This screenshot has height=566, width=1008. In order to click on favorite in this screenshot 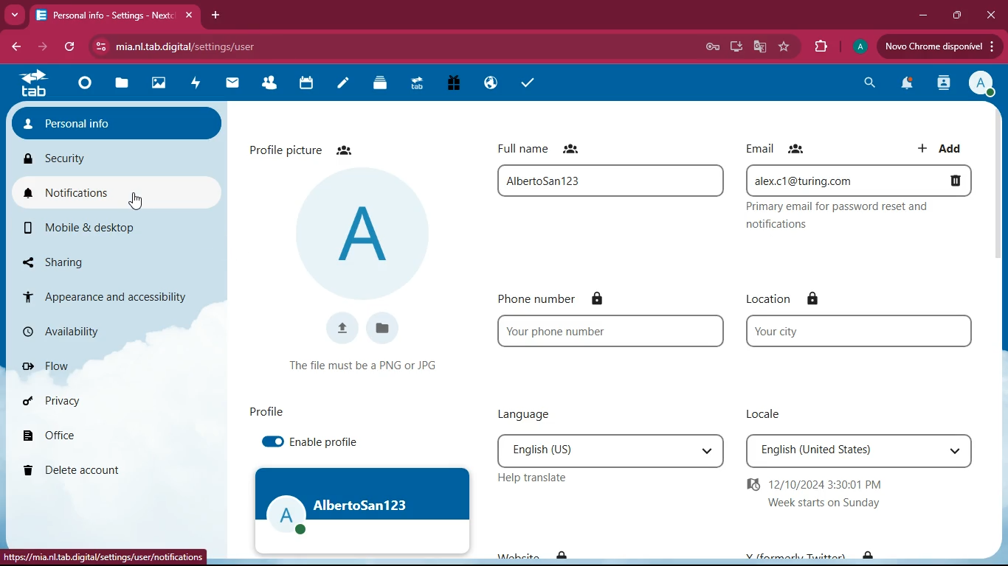, I will do `click(784, 46)`.